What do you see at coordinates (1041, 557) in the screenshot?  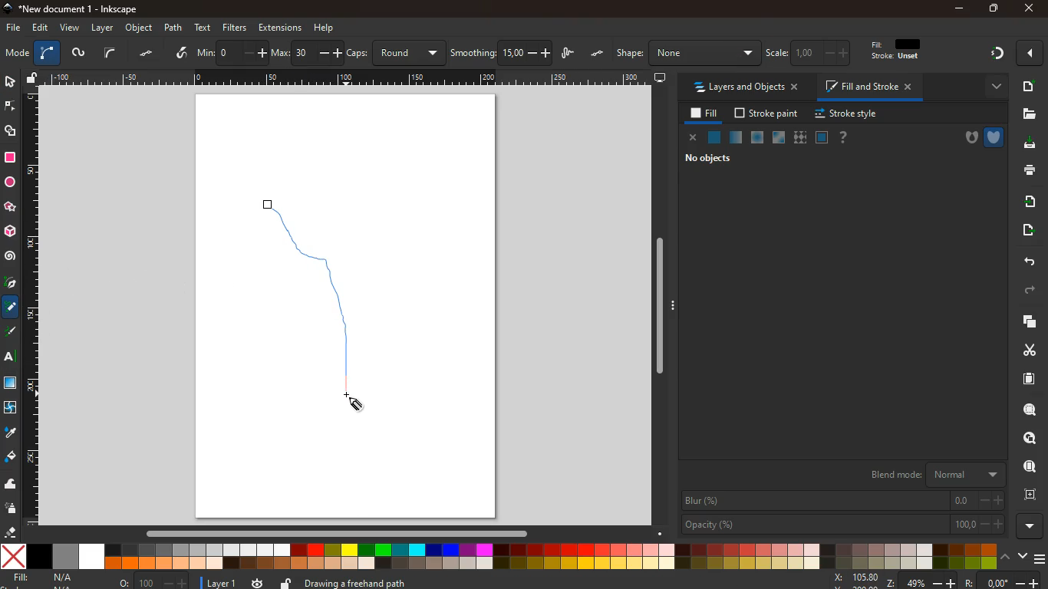 I see `menu` at bounding box center [1041, 557].